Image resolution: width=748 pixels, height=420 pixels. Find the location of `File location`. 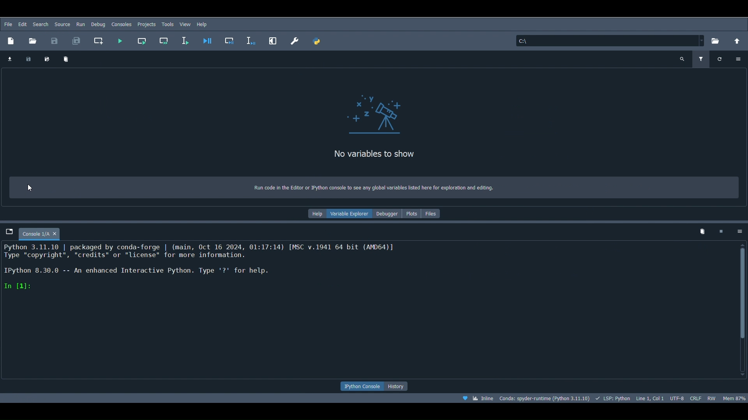

File location is located at coordinates (610, 39).